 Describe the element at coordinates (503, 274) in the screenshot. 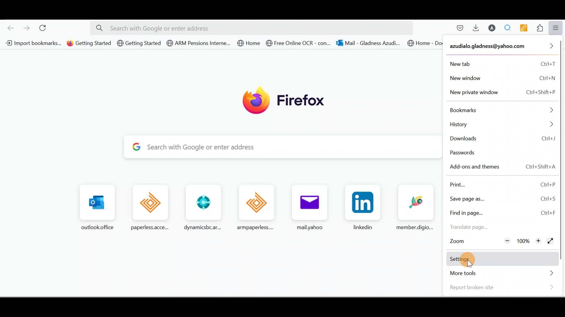

I see `More tools` at that location.